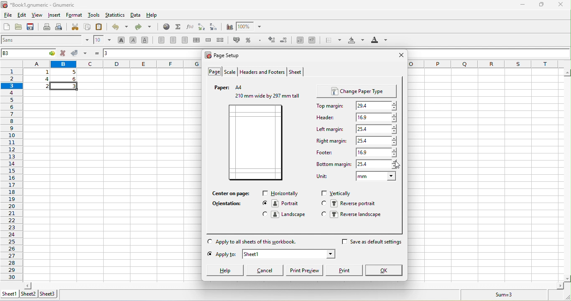 The height and width of the screenshot is (301, 571). What do you see at coordinates (355, 41) in the screenshot?
I see `background` at bounding box center [355, 41].